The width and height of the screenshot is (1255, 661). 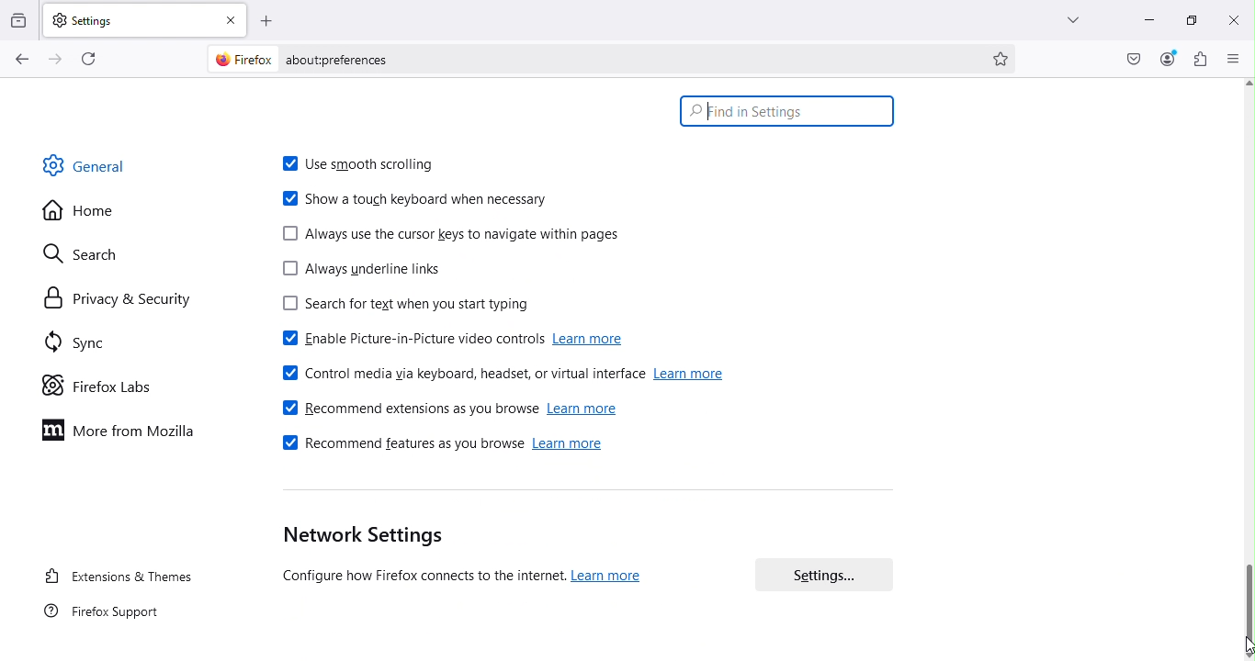 What do you see at coordinates (509, 375) in the screenshot?
I see `Control media via keyboard, headset, or virtual interface` at bounding box center [509, 375].